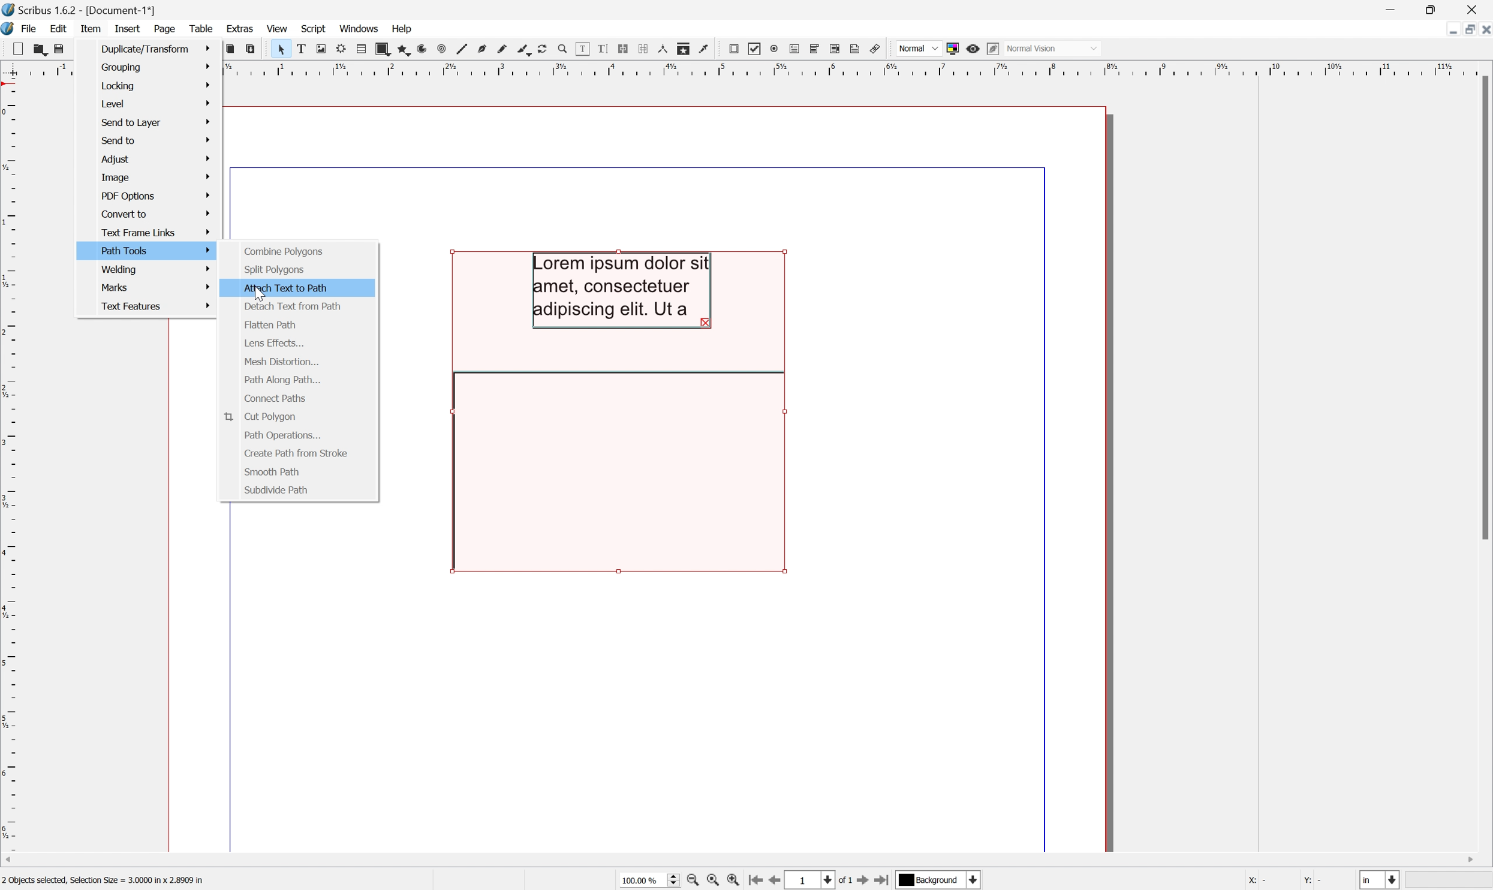  I want to click on Edit contents of frame, so click(582, 48).